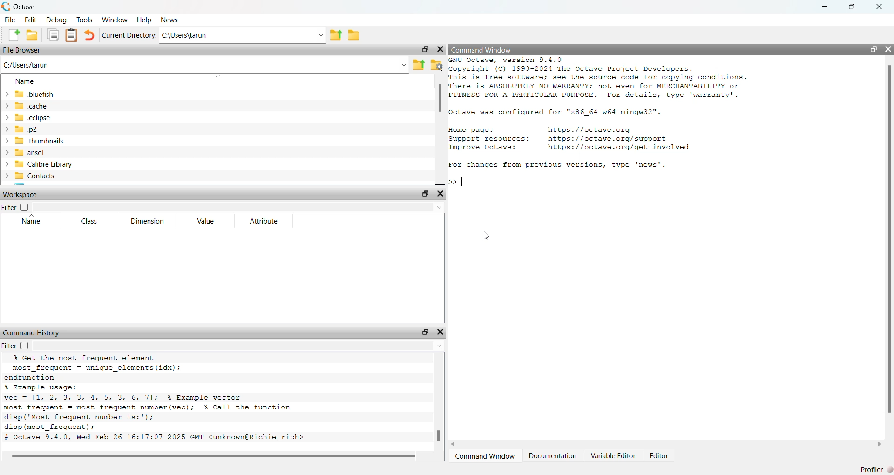 This screenshot has width=894, height=475. I want to click on % Get the most frequent element
most_frequent = unique_elements (idx);
endfunction
% Example usage:
vec = [1, 2, 3, 3, 4, 5, 3, 6 7]; % Example vector
most_frequent = most_frequent_number (vec); $ Call the function
disp('Most frequent number is:');
disp (most_frequent) ;
# Octave 9.4.0, Wed Feb 26 16:17:07 2025 GMT <unknown@Richie_rich>, so click(156, 398).